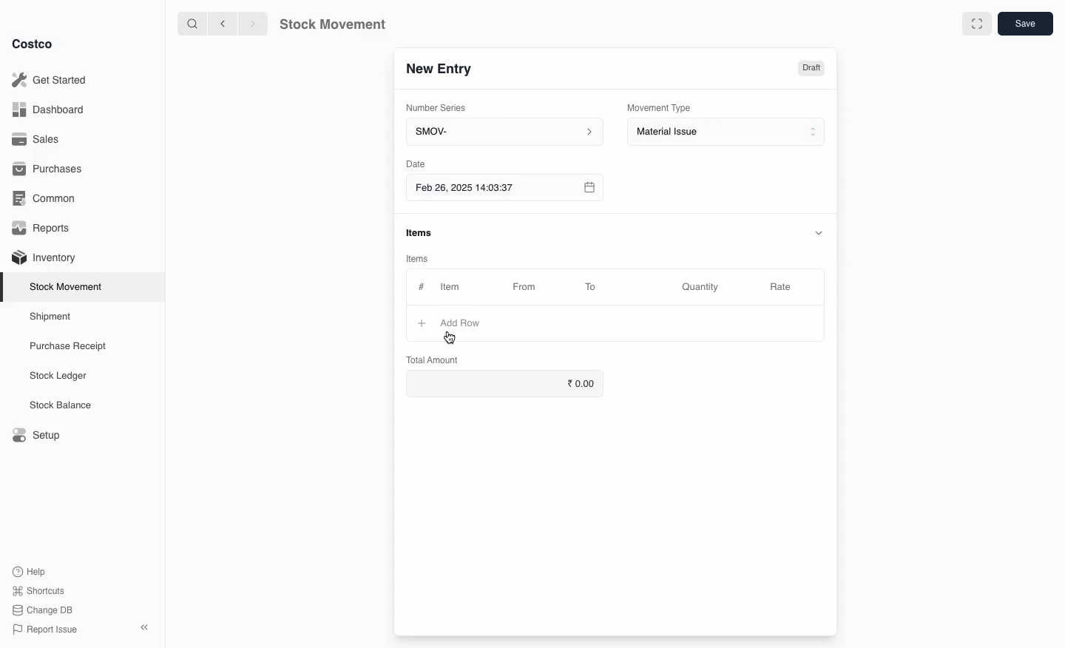 This screenshot has height=648, width=1065. I want to click on Dashboard, so click(50, 111).